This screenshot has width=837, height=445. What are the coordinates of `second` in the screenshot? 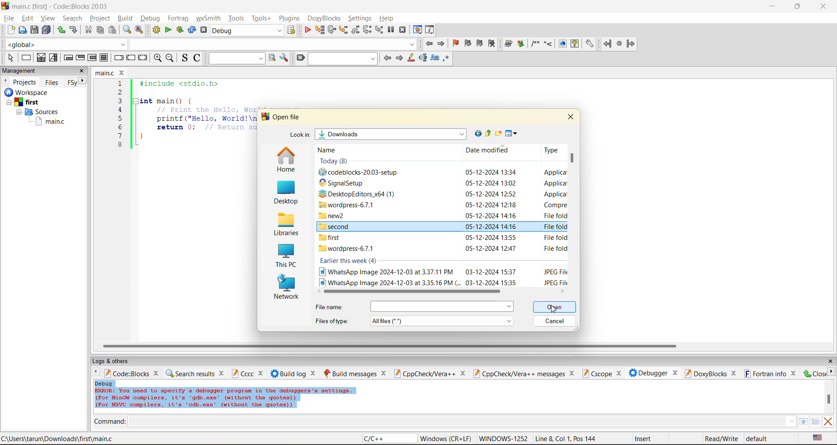 It's located at (336, 226).